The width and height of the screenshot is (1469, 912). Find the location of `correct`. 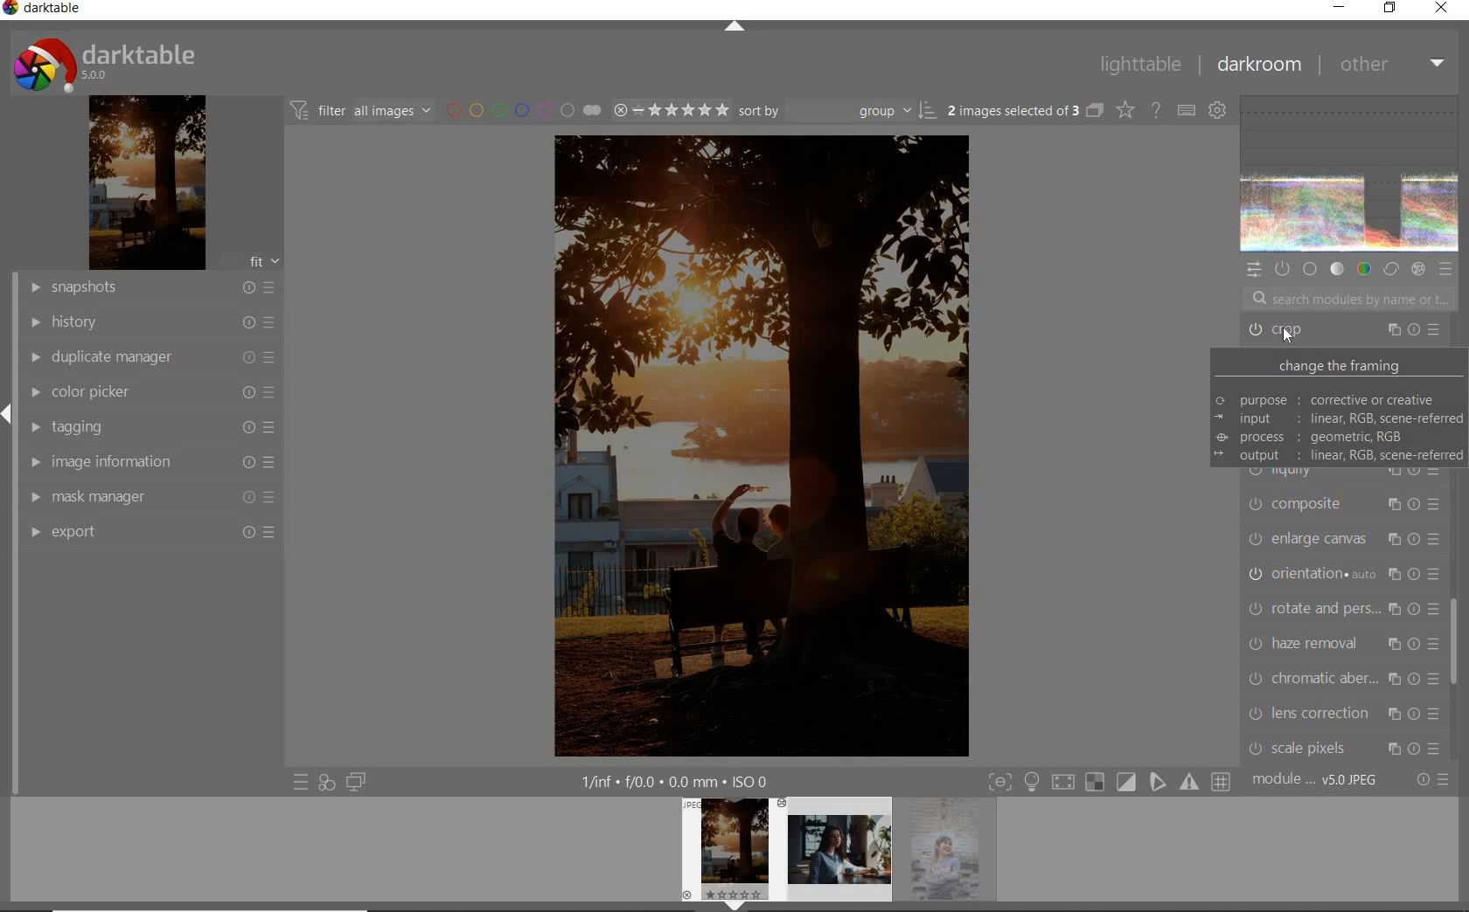

correct is located at coordinates (1389, 268).